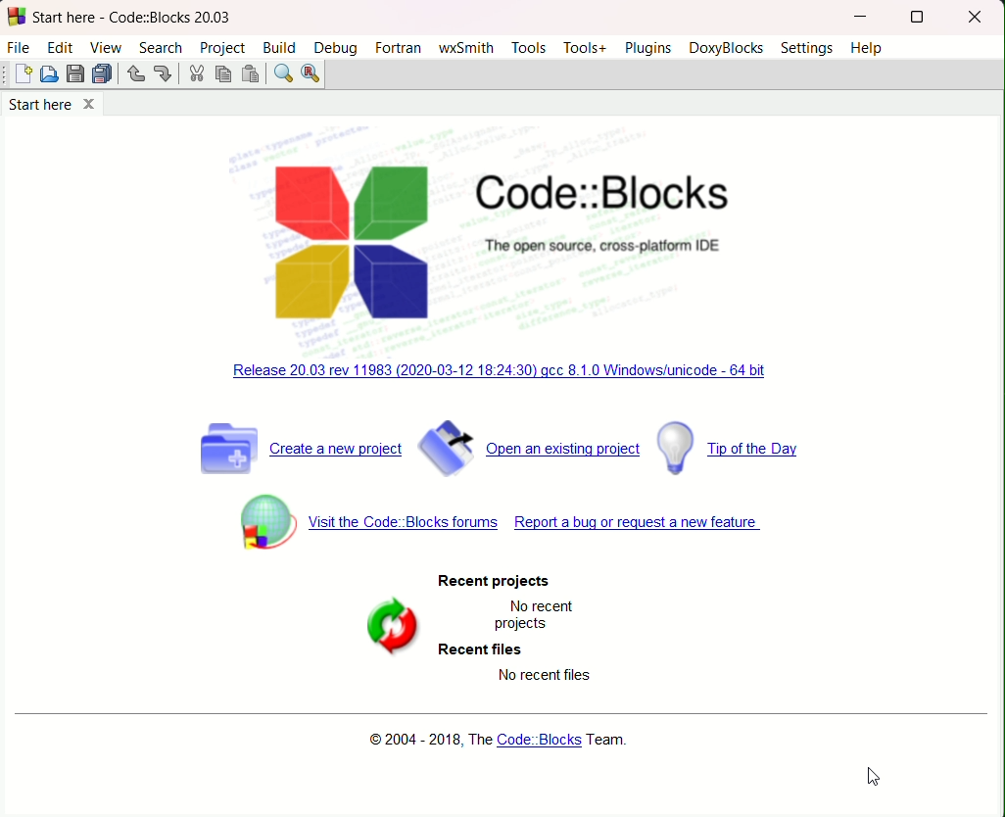 The image size is (1005, 817). I want to click on tools+, so click(584, 48).